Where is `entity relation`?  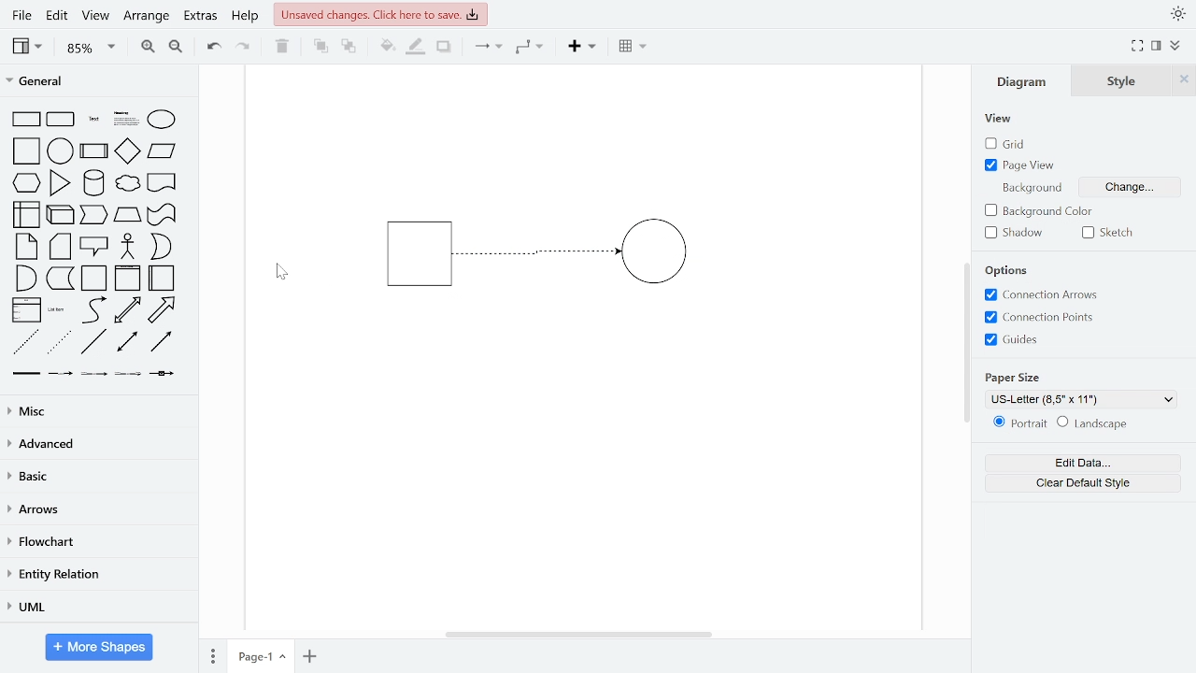 entity relation is located at coordinates (95, 576).